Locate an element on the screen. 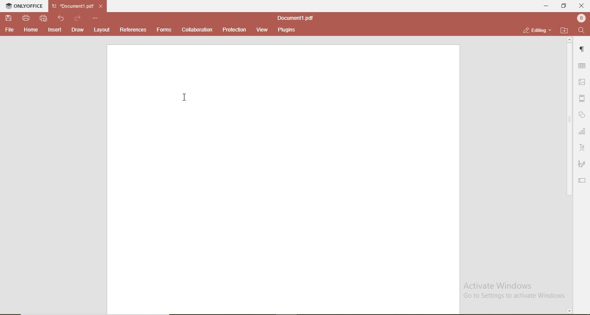 The height and width of the screenshot is (315, 590). paragraph is located at coordinates (583, 47).